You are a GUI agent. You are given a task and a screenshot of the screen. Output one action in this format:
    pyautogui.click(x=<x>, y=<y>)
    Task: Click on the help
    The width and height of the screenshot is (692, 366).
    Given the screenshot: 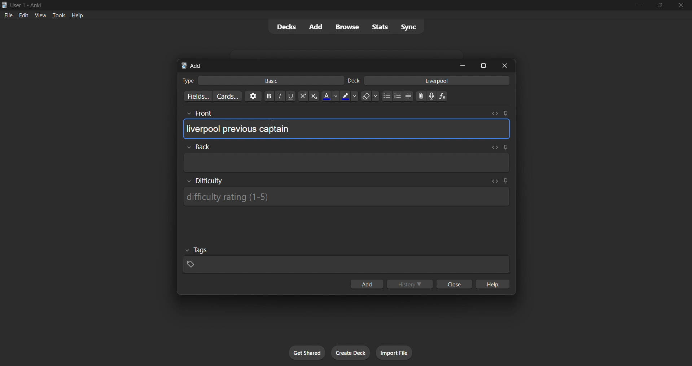 What is the action you would take?
    pyautogui.click(x=78, y=15)
    